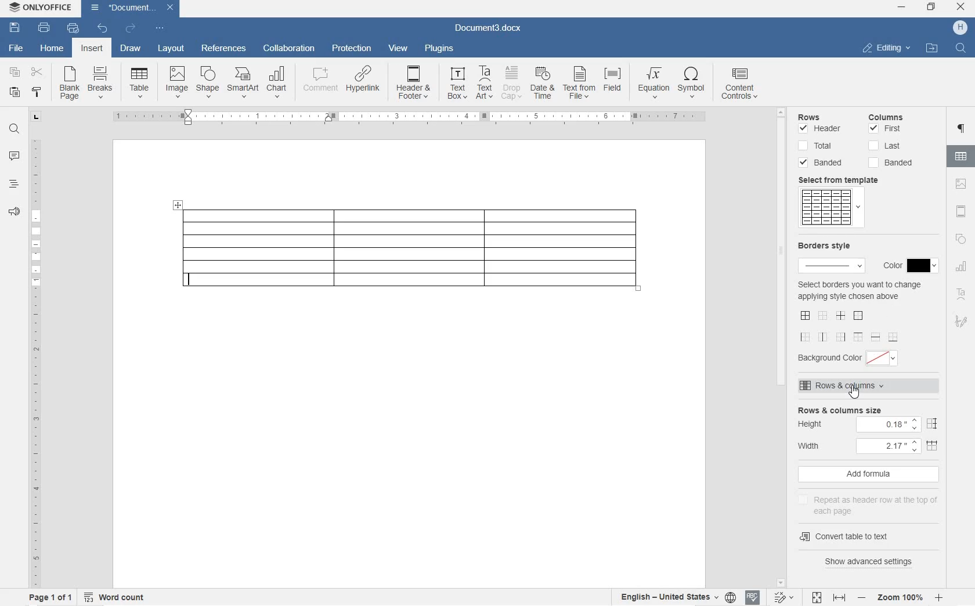 This screenshot has height=606, width=975. Describe the element at coordinates (243, 83) in the screenshot. I see `SMARTART` at that location.